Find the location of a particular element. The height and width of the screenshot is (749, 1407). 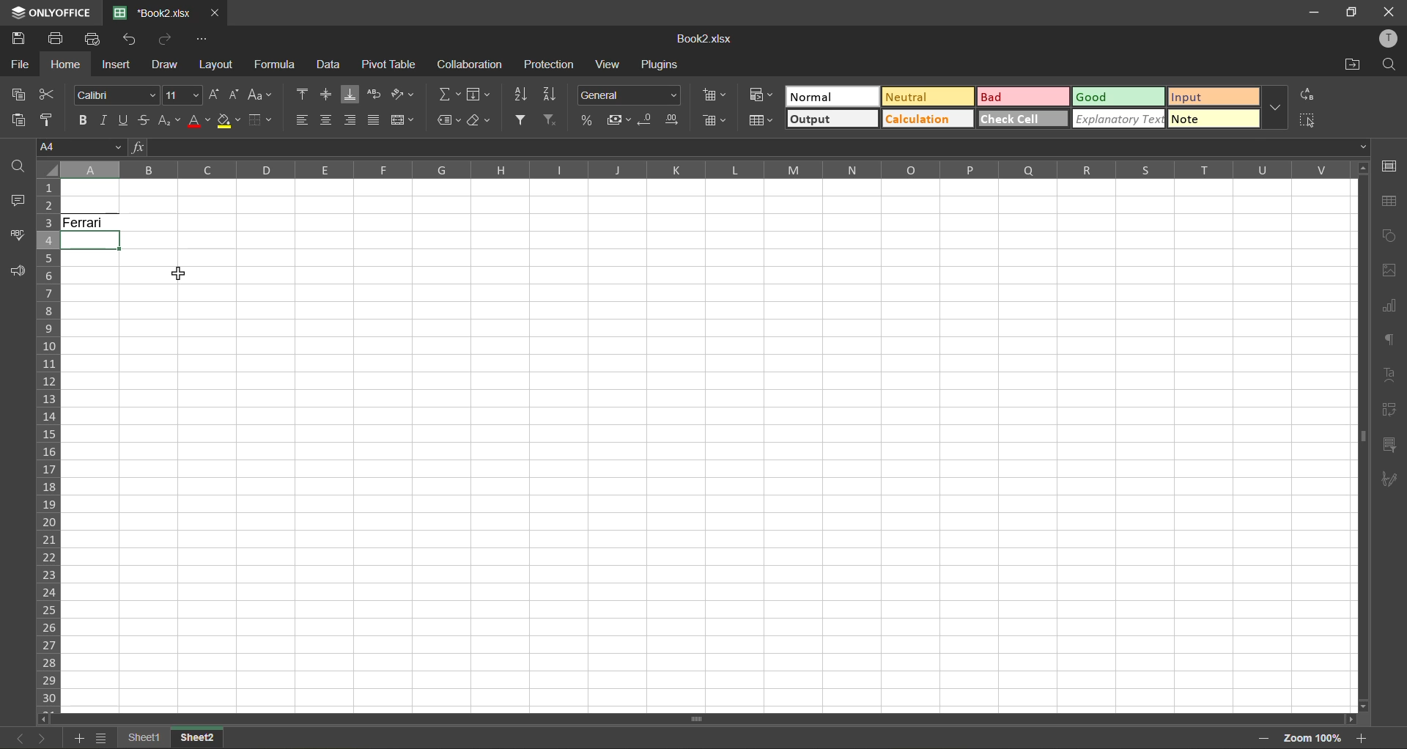

format as table is located at coordinates (762, 122).